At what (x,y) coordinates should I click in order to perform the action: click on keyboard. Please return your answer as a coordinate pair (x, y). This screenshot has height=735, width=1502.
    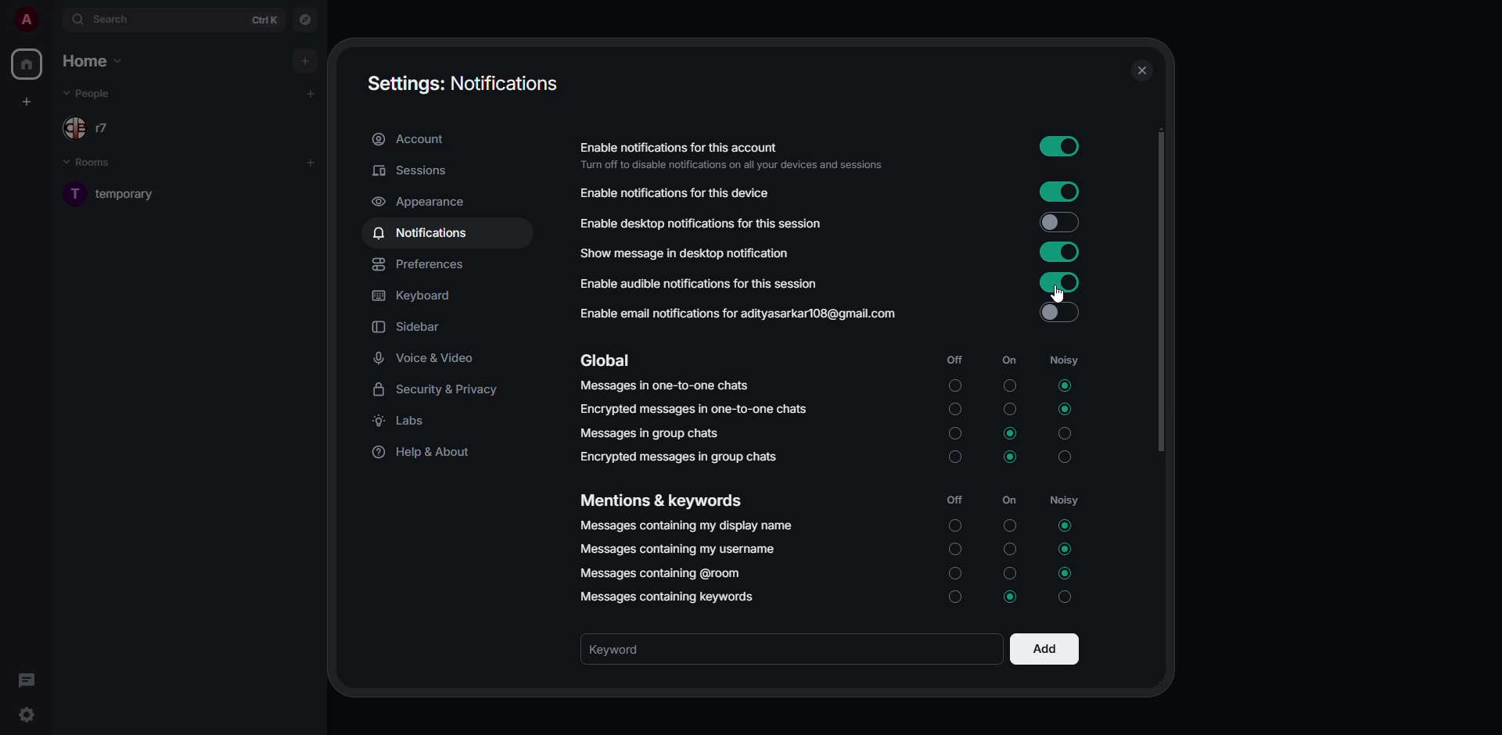
    Looking at the image, I should click on (415, 296).